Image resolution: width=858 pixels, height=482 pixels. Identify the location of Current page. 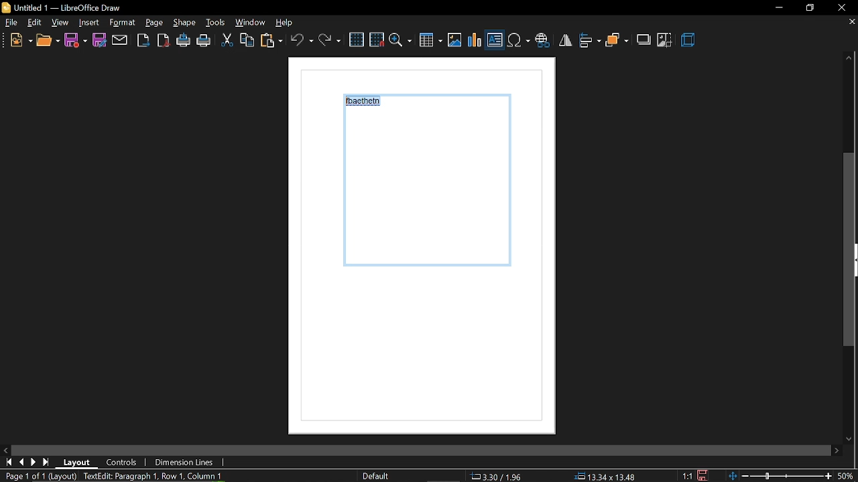
(433, 251).